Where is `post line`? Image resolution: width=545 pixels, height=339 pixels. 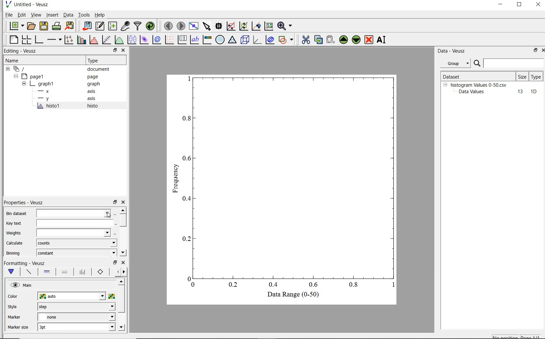
post line is located at coordinates (83, 272).